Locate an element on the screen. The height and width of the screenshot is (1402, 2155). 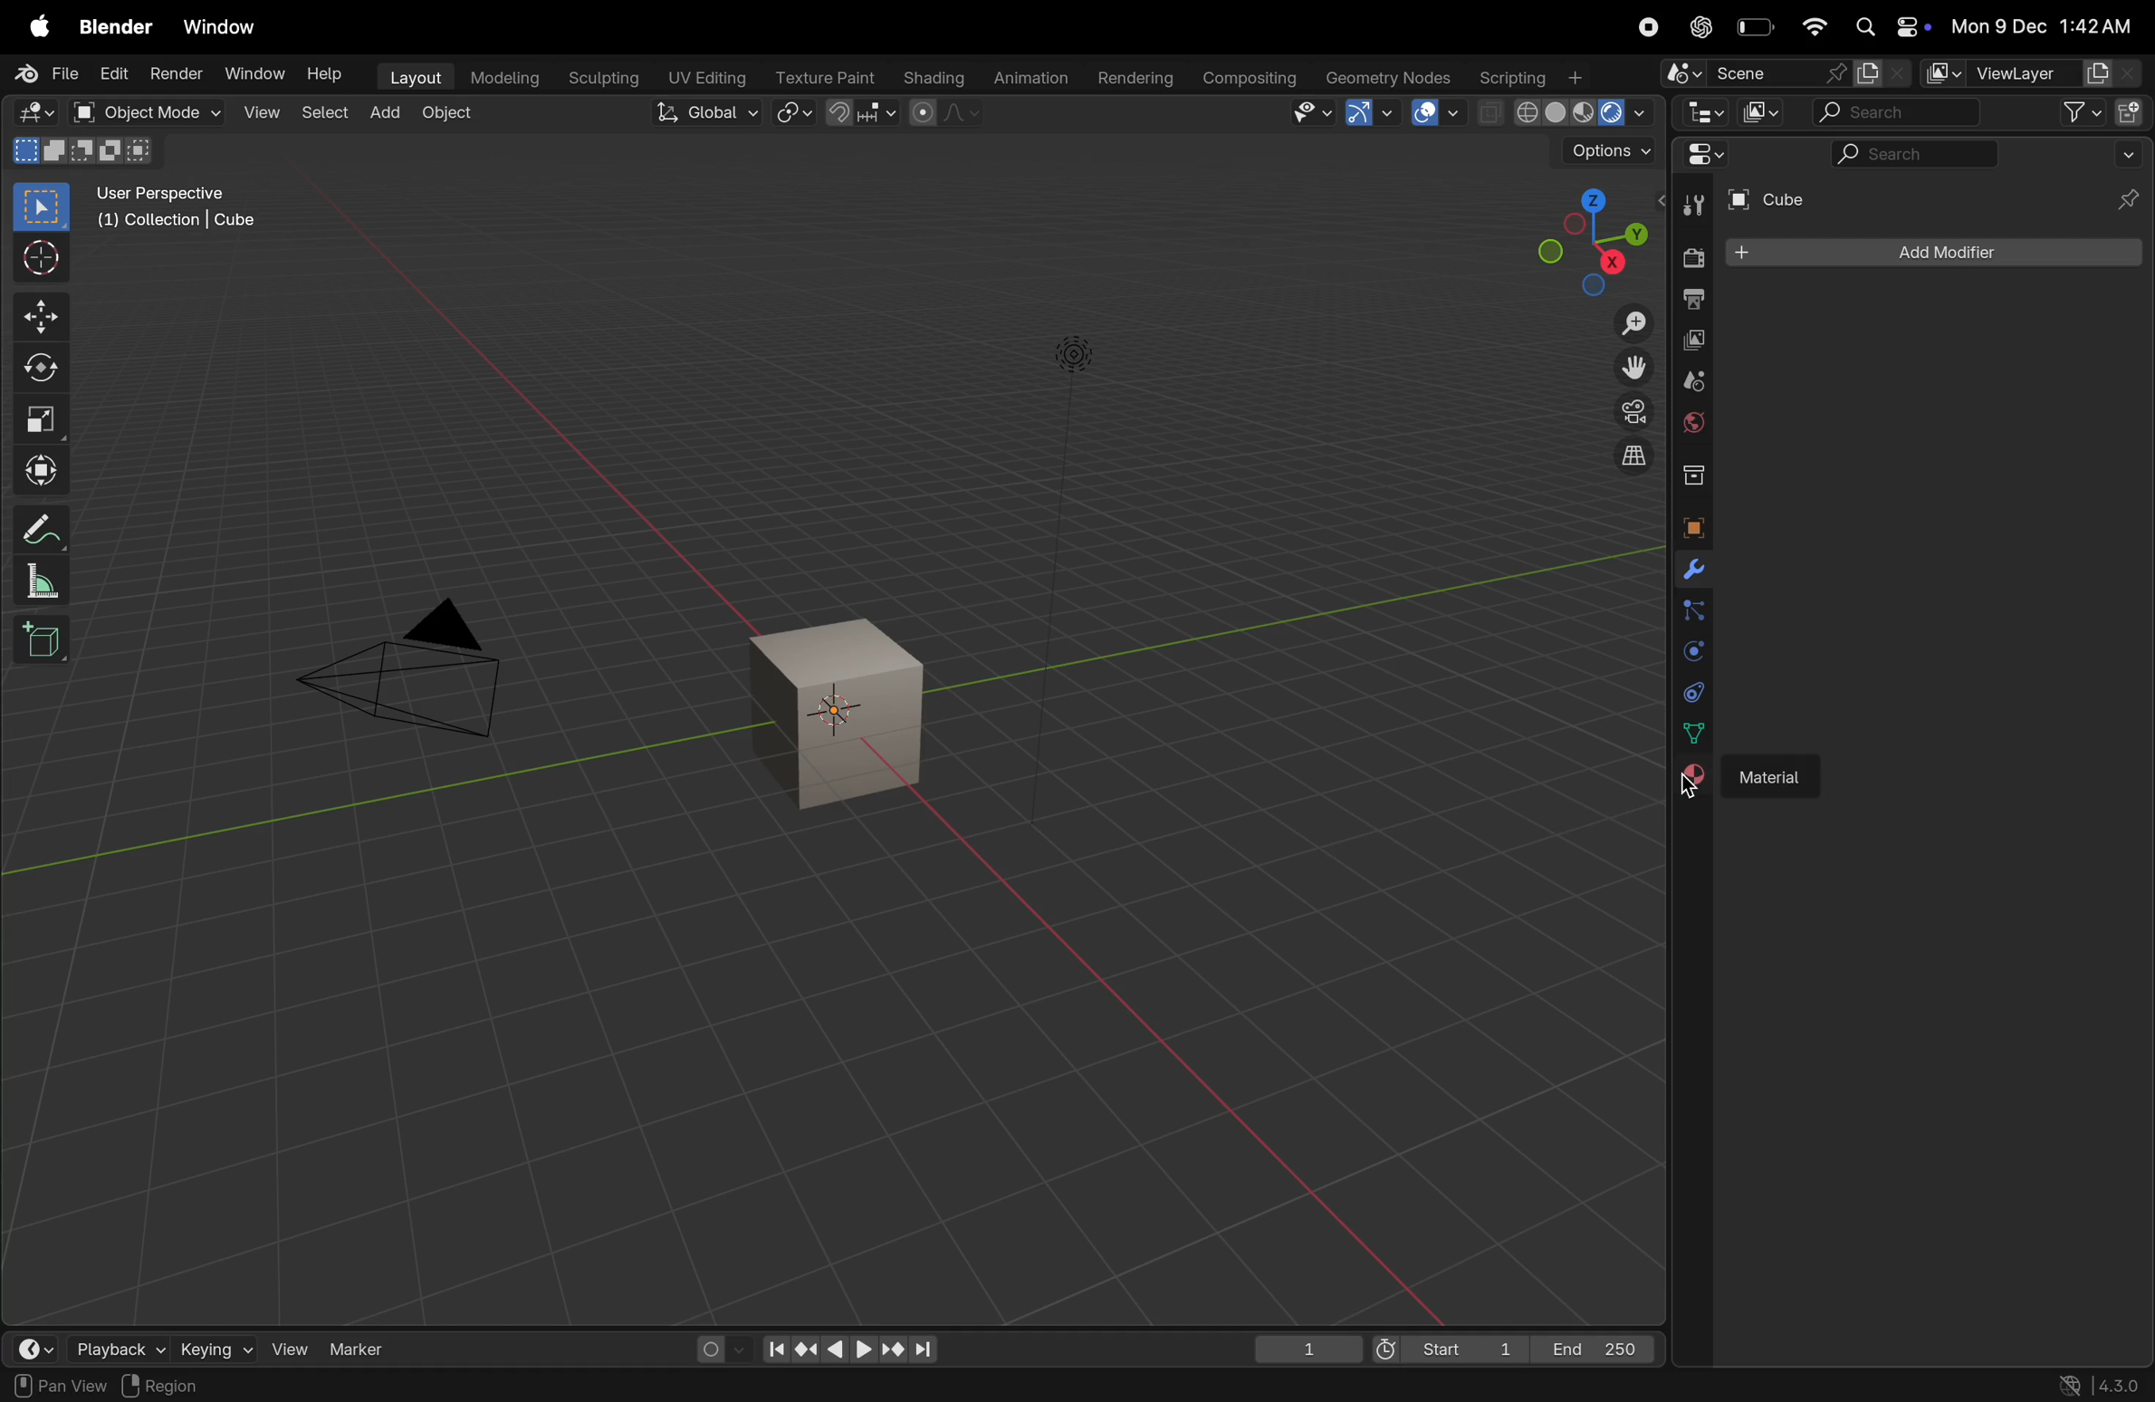
orthographic projection is located at coordinates (1635, 456).